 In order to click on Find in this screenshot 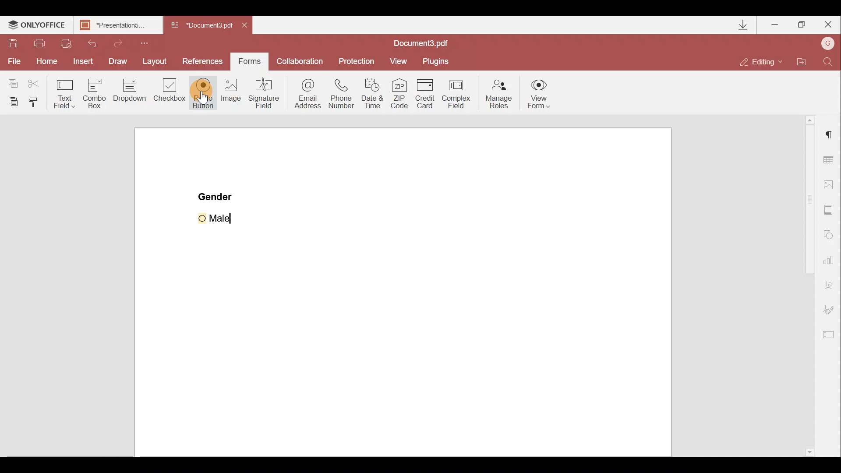, I will do `click(828, 60)`.